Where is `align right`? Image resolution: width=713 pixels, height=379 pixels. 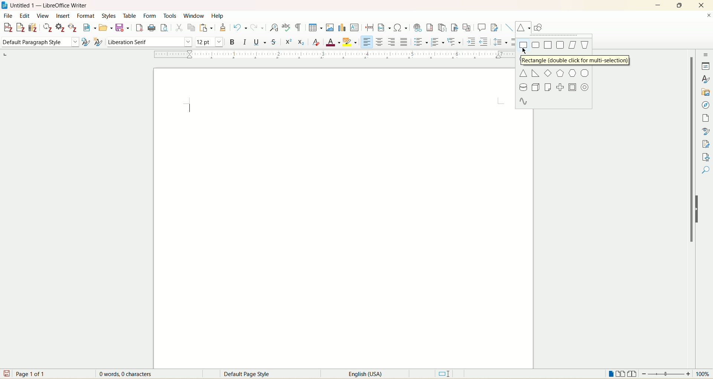 align right is located at coordinates (391, 42).